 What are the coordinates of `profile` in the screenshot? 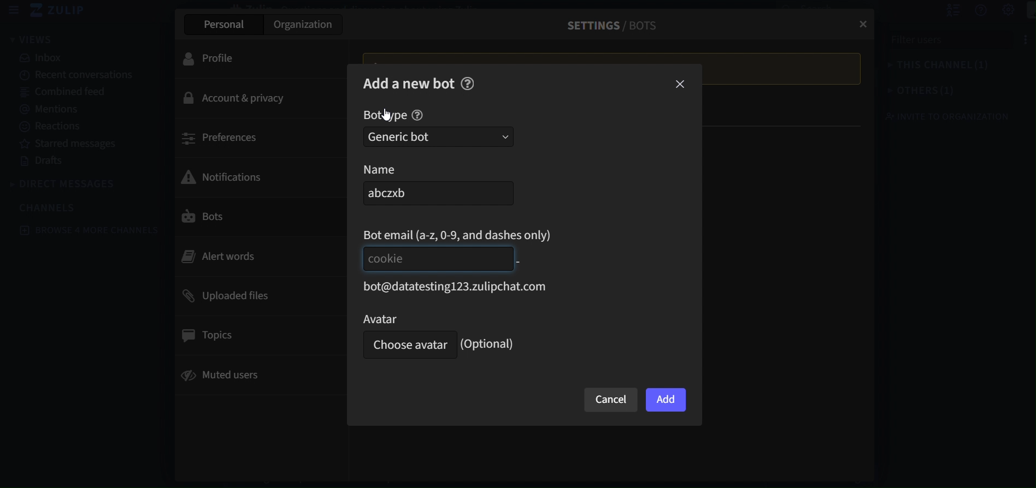 It's located at (252, 57).